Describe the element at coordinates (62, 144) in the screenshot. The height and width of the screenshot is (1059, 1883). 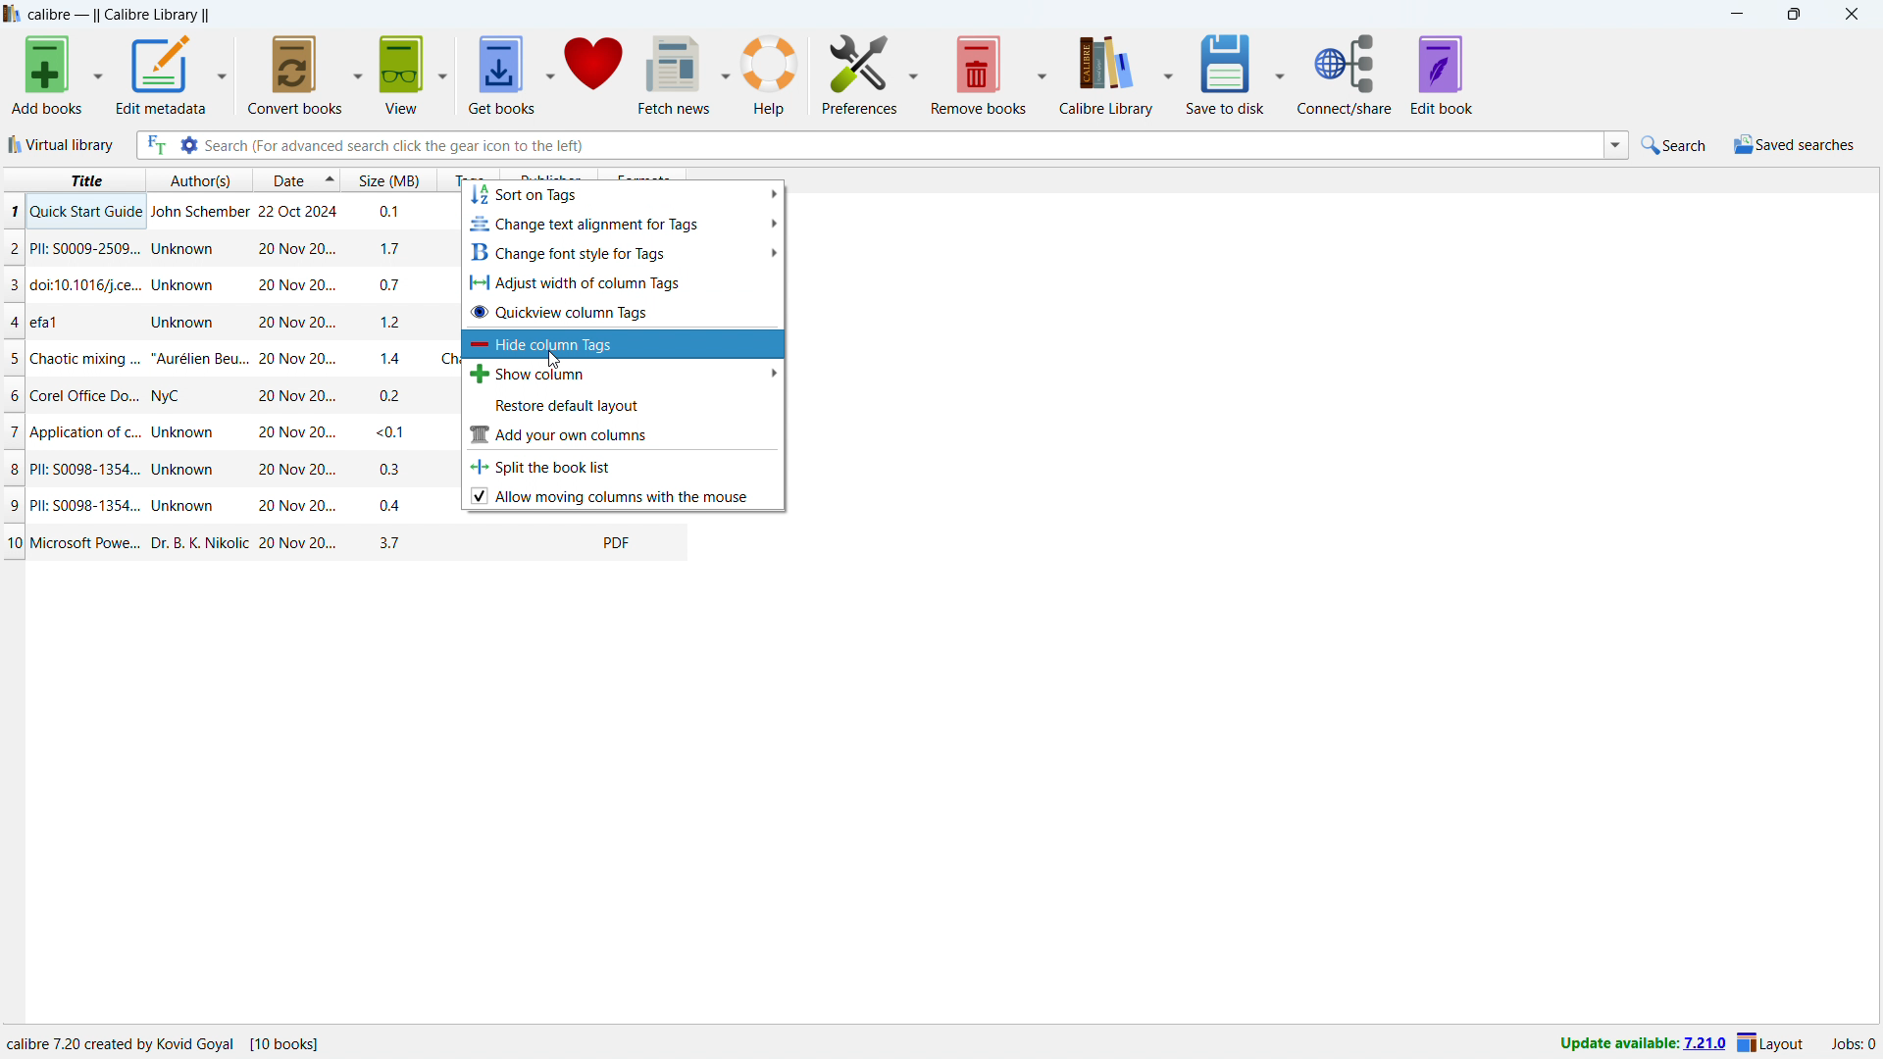
I see `virtual library` at that location.